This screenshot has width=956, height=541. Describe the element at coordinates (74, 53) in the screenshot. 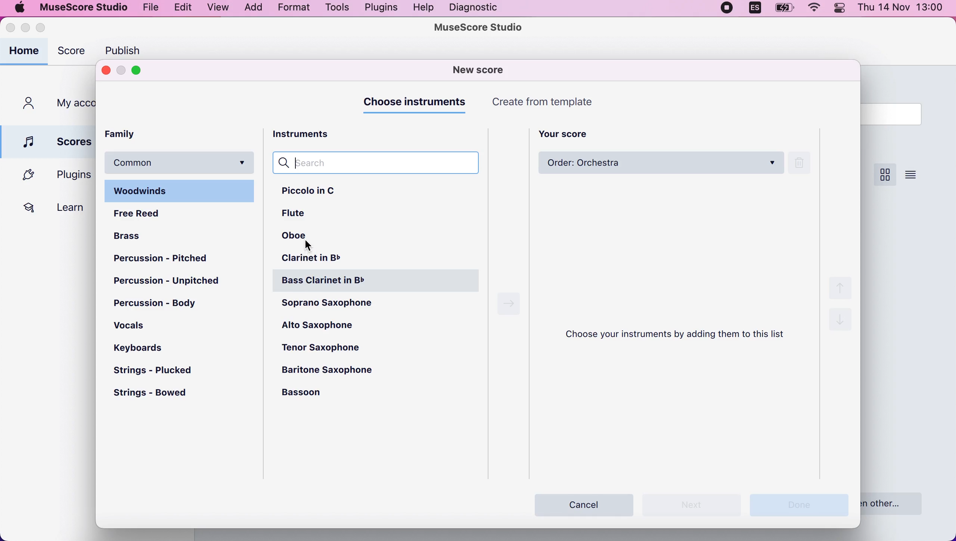

I see `score` at that location.